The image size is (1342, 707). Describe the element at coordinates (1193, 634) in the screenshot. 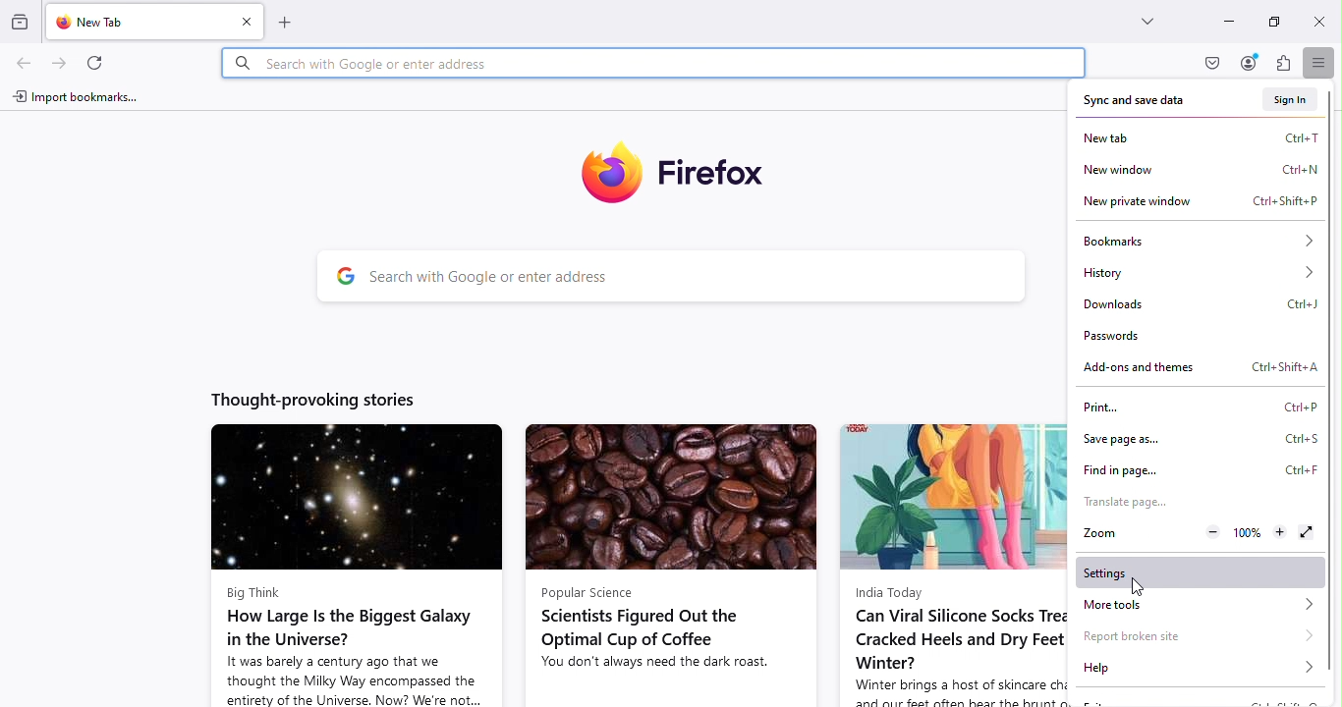

I see `Report broken site` at that location.